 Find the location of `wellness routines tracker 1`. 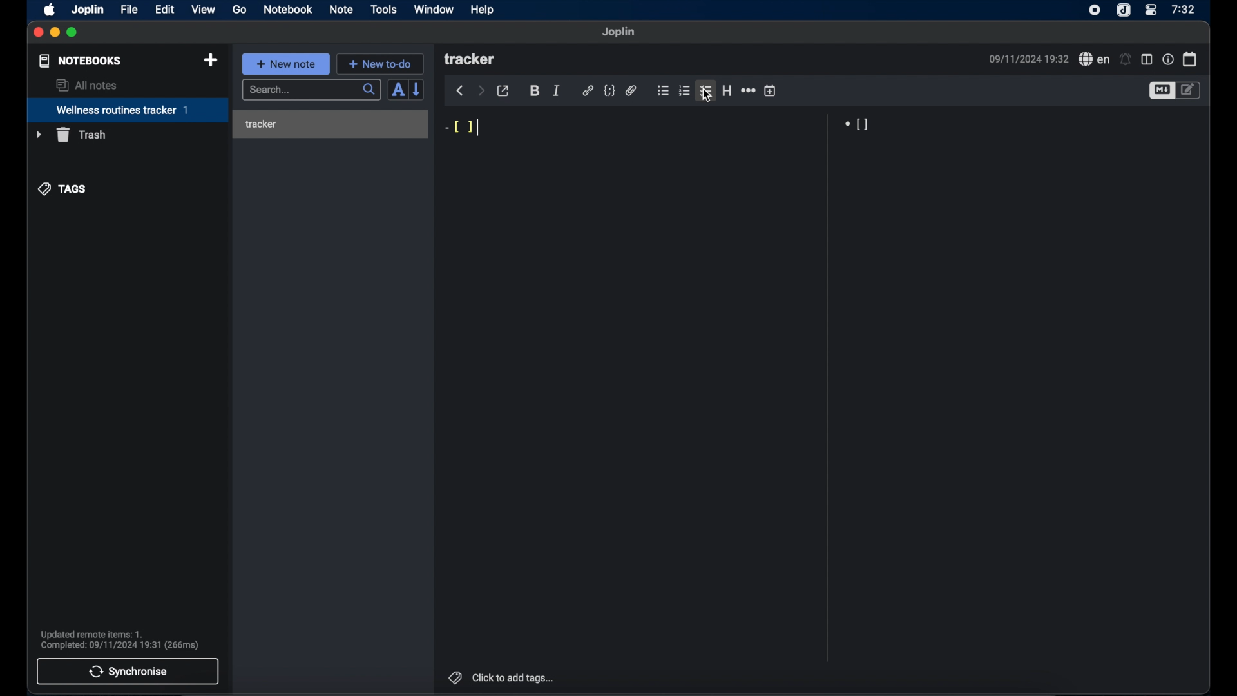

wellness routines tracker 1 is located at coordinates (127, 111).